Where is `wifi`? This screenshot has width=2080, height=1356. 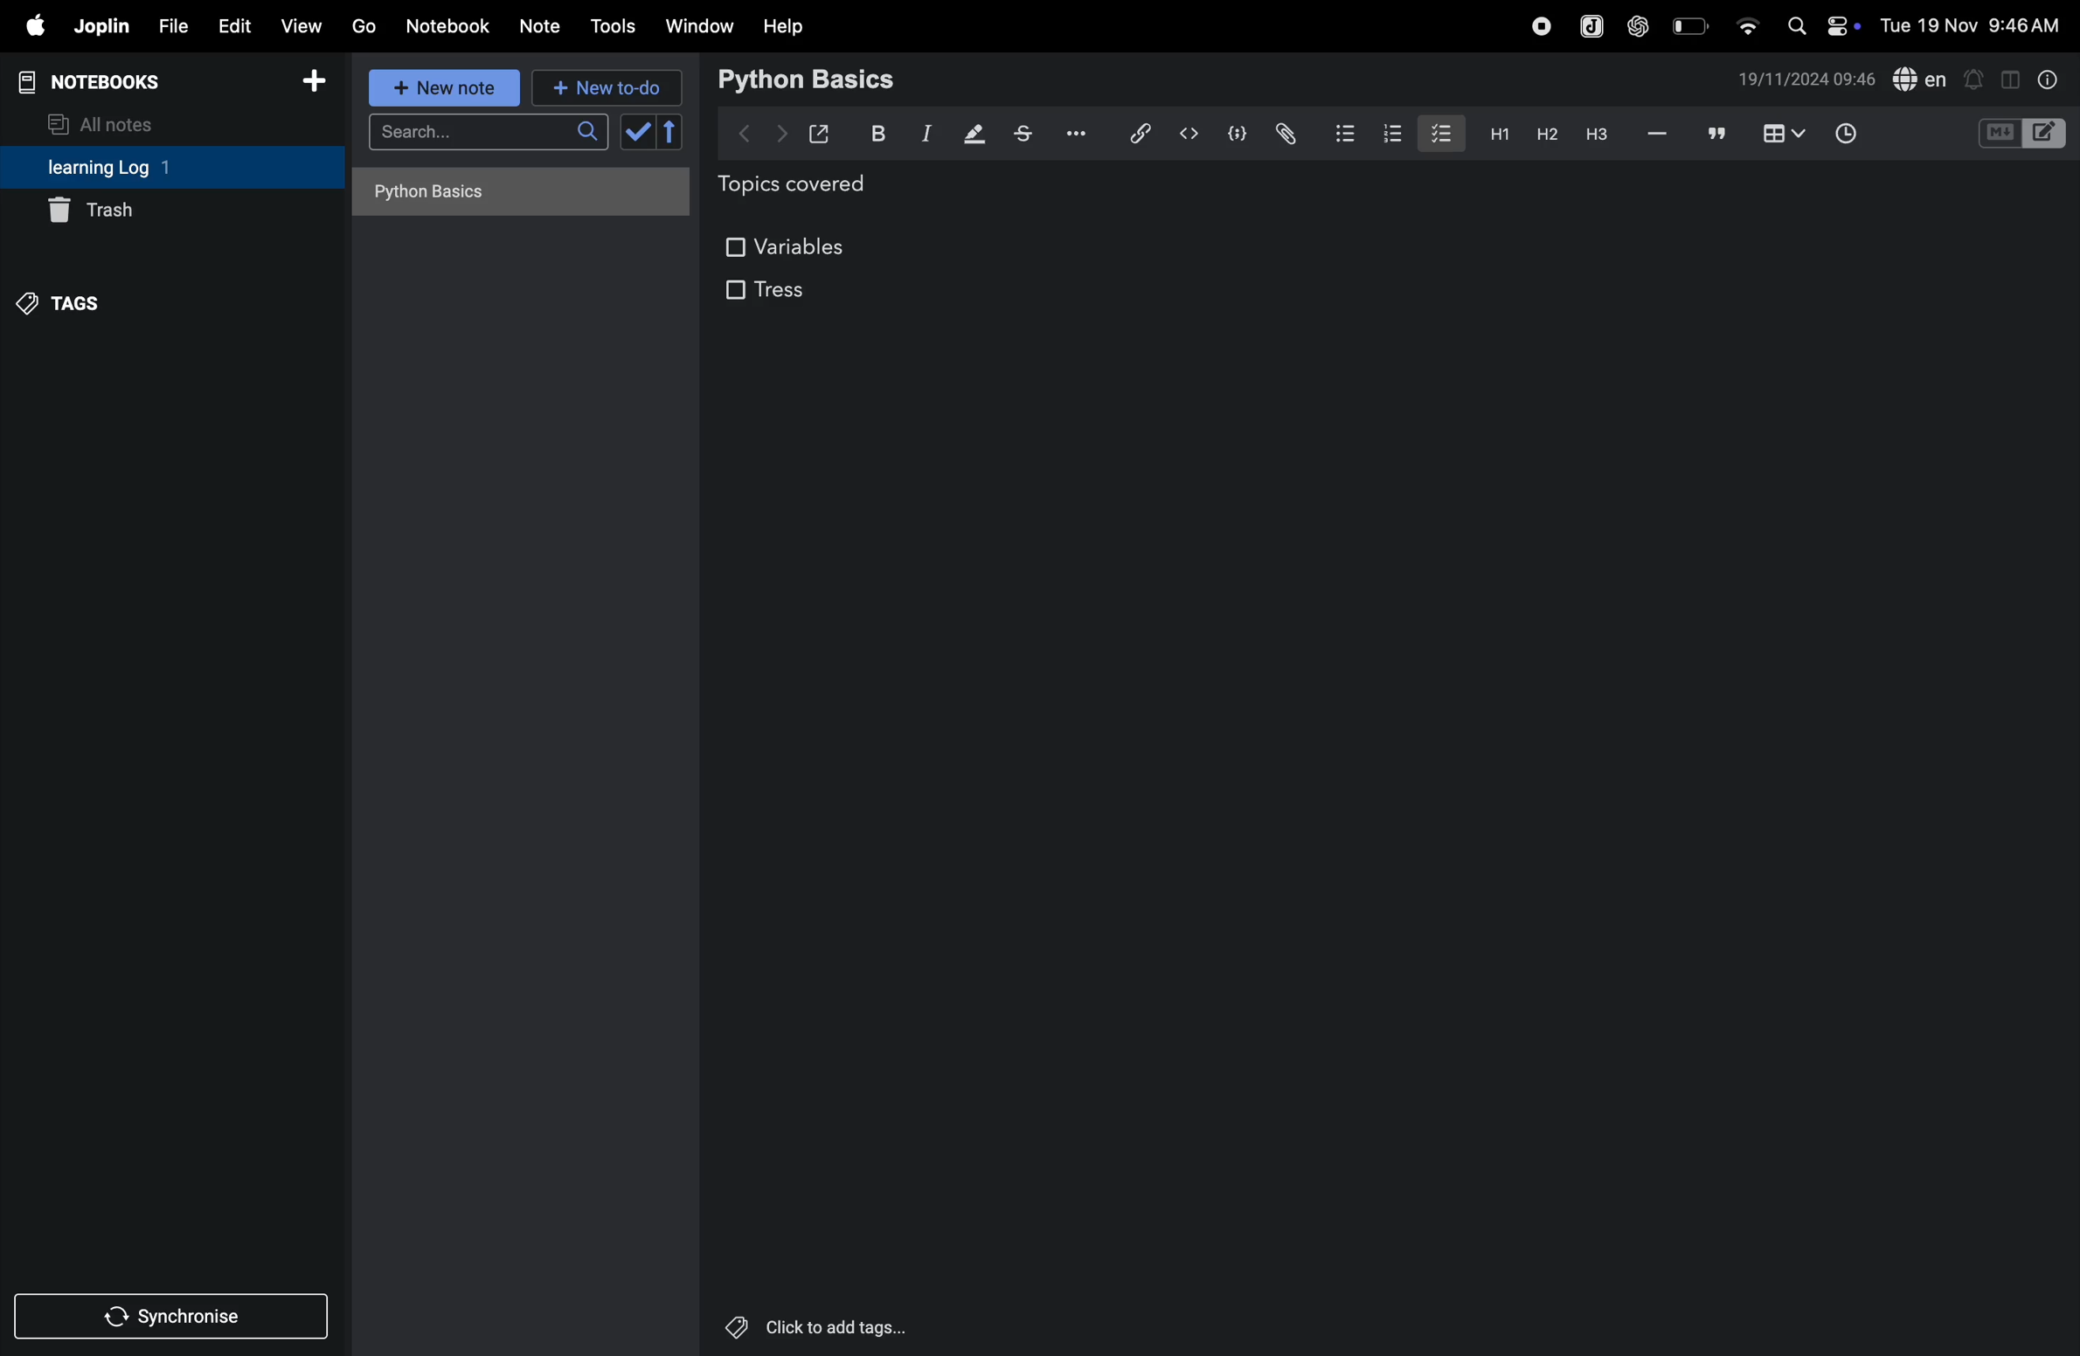
wifi is located at coordinates (1746, 20).